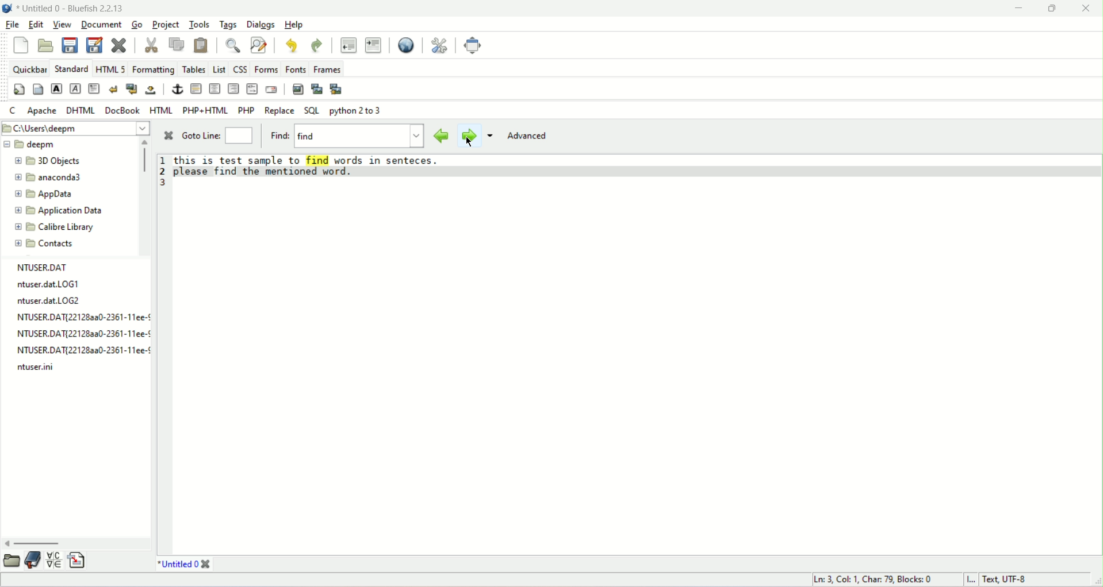  What do you see at coordinates (79, 350) in the screenshot?
I see `NTUSER.DAT{221282a0-2361-11ee-` at bounding box center [79, 350].